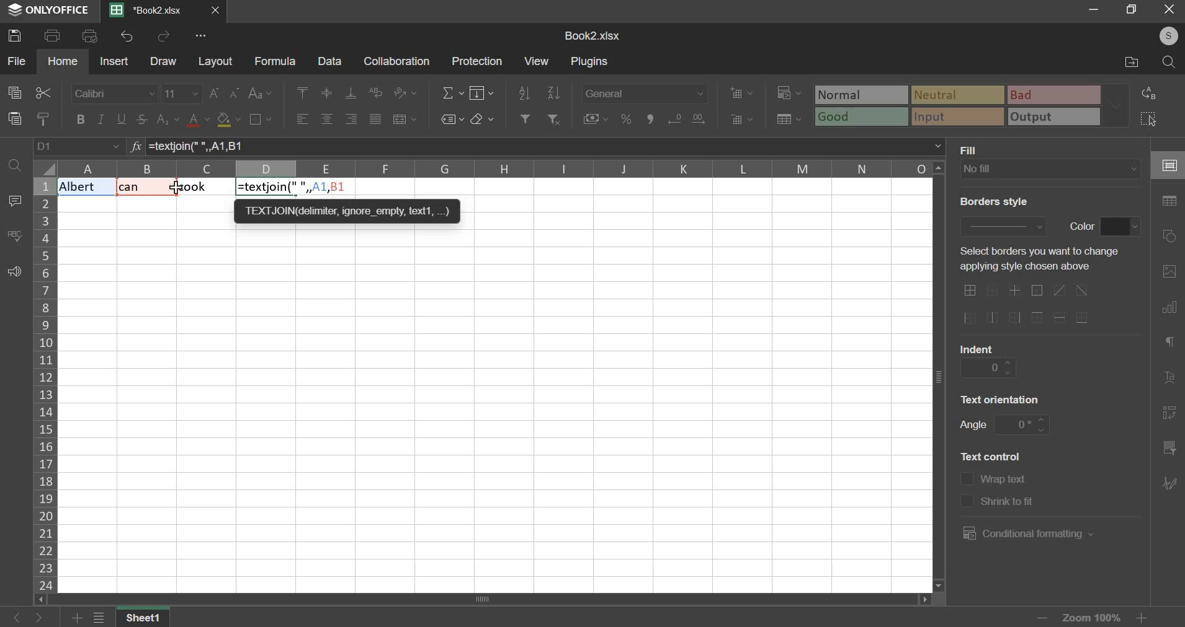 Image resolution: width=1185 pixels, height=627 pixels. What do you see at coordinates (553, 92) in the screenshot?
I see `sort descending` at bounding box center [553, 92].